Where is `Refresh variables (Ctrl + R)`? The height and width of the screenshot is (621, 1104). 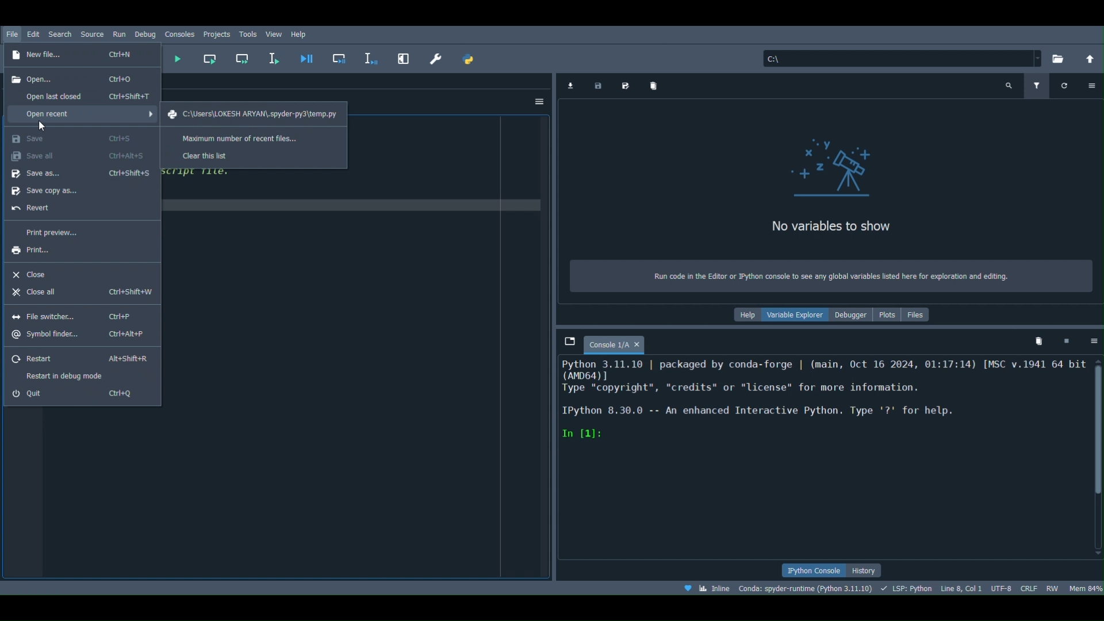
Refresh variables (Ctrl + R) is located at coordinates (1062, 85).